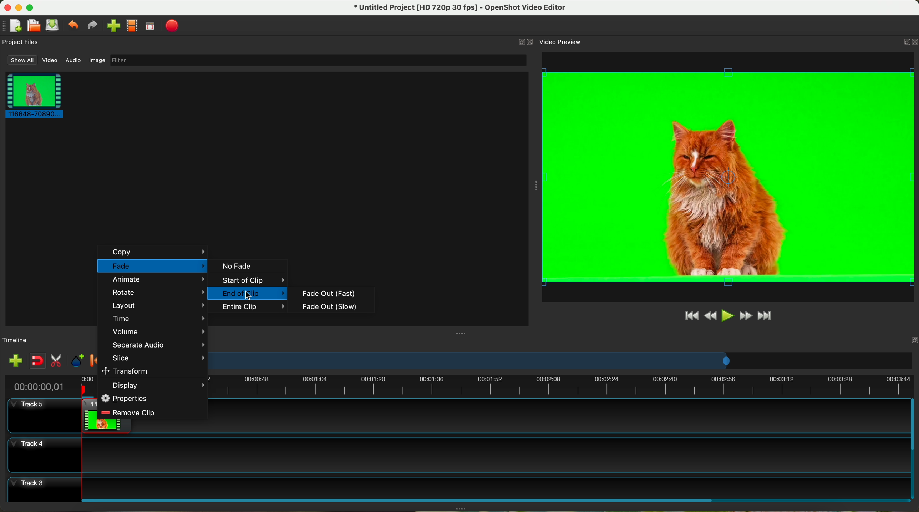 This screenshot has width=919, height=512. I want to click on video, so click(50, 60).